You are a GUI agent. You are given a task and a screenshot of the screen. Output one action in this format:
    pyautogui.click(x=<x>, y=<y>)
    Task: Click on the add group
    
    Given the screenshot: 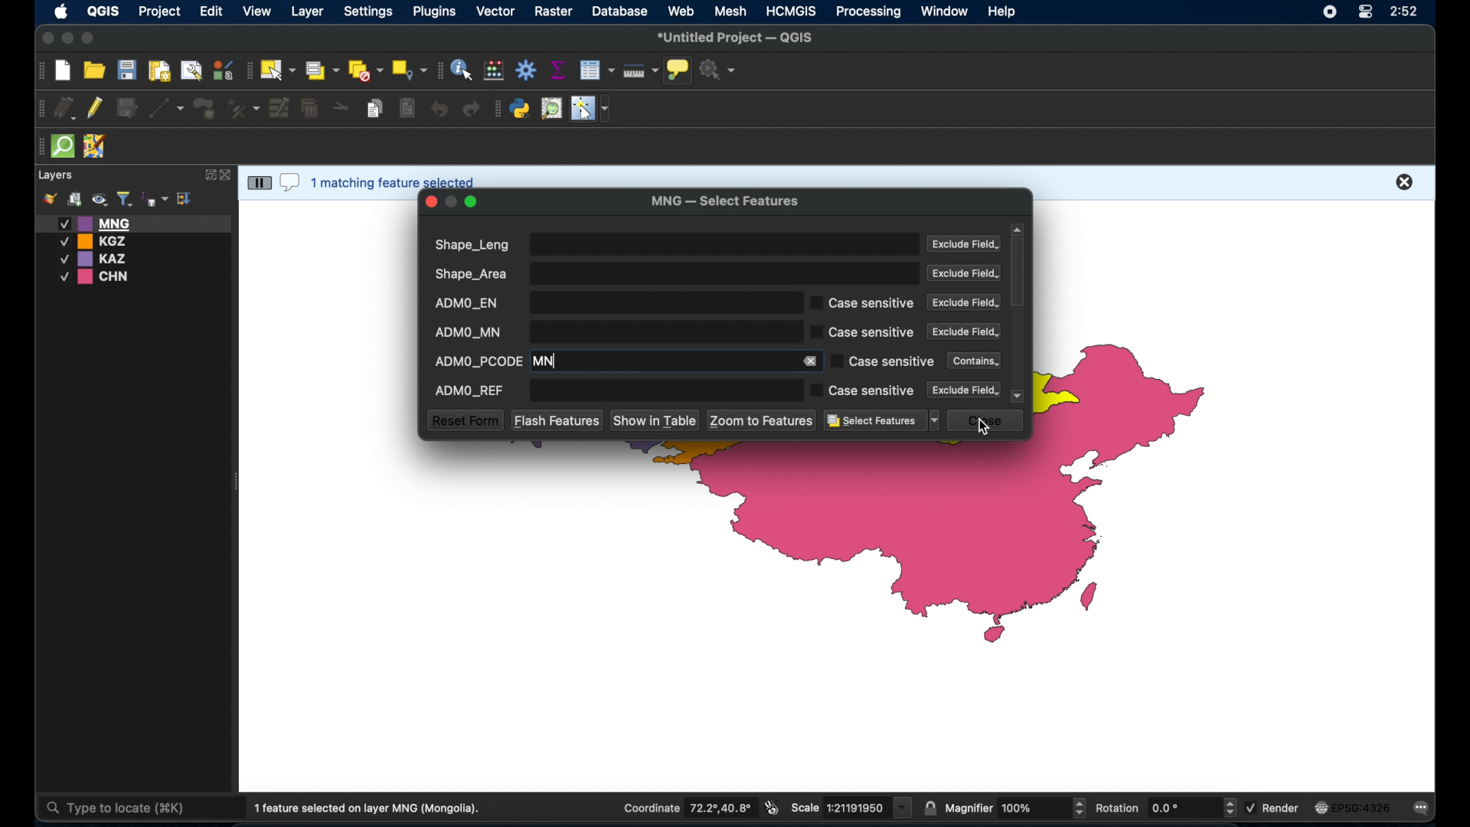 What is the action you would take?
    pyautogui.click(x=74, y=200)
    